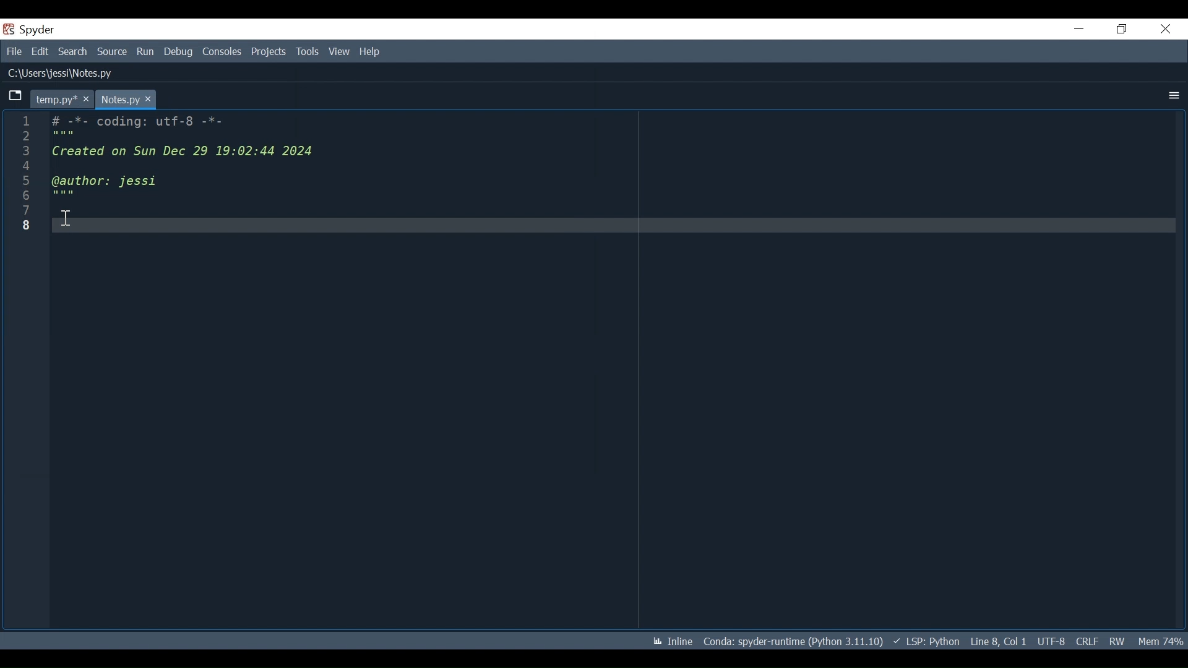 This screenshot has height=668, width=1188. Describe the element at coordinates (72, 51) in the screenshot. I see `Search` at that location.